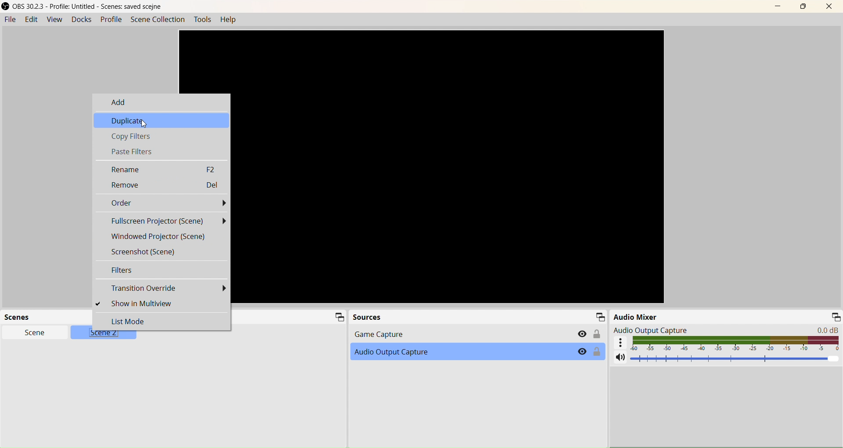  Describe the element at coordinates (143, 304) in the screenshot. I see `Show In Multiview` at that location.